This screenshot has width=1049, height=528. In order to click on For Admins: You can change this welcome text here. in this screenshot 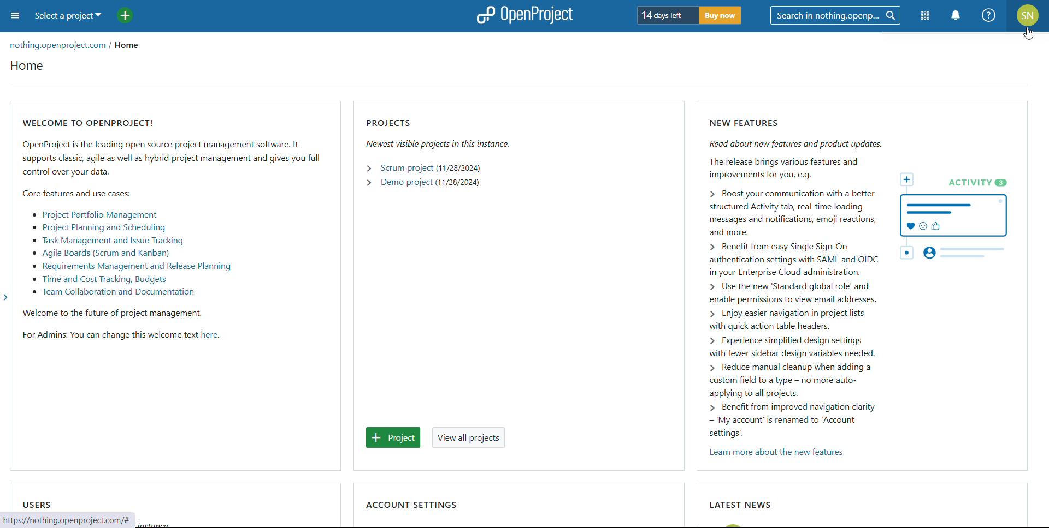, I will do `click(118, 337)`.